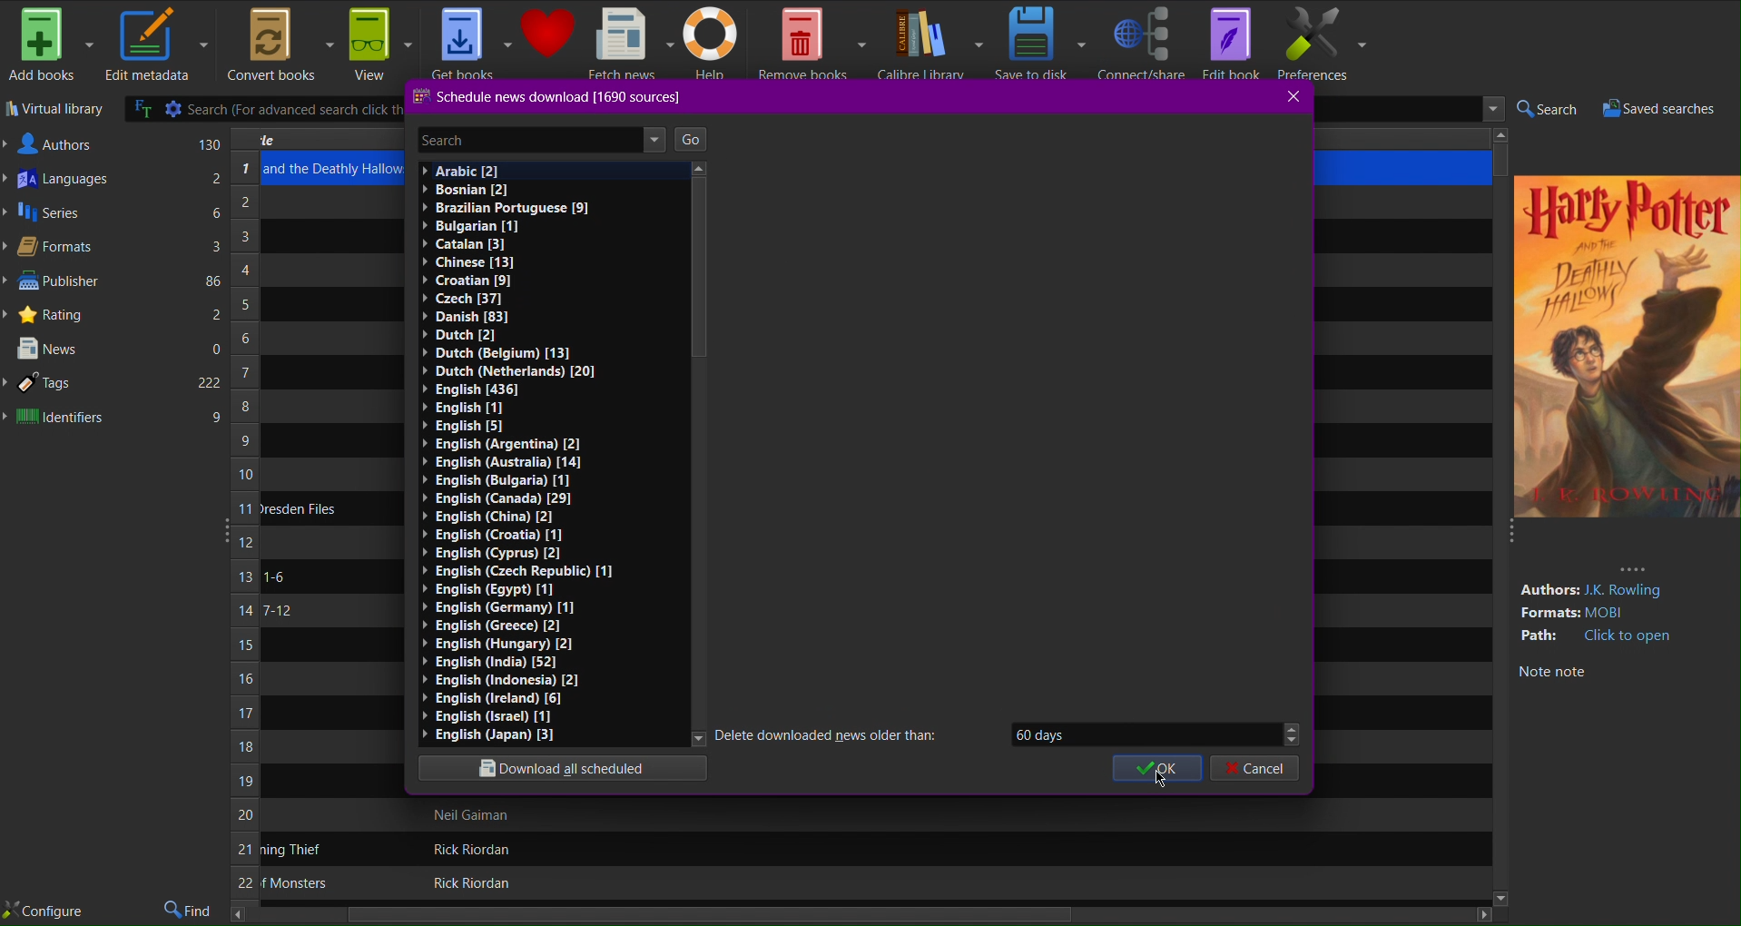 The height and width of the screenshot is (926, 1741). I want to click on English (Ireland) [6], so click(492, 697).